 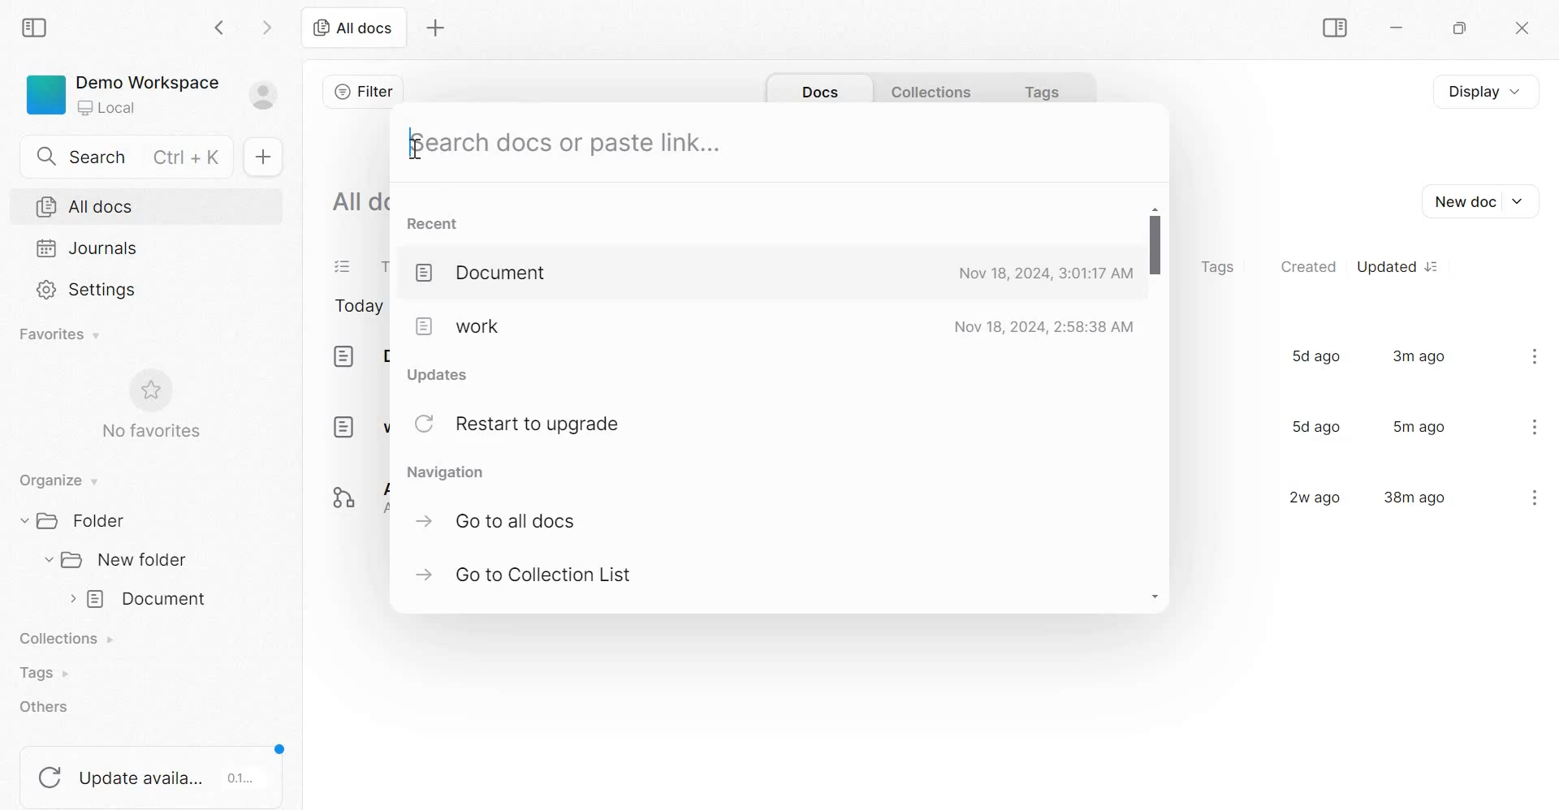 I want to click on work, so click(x=456, y=328).